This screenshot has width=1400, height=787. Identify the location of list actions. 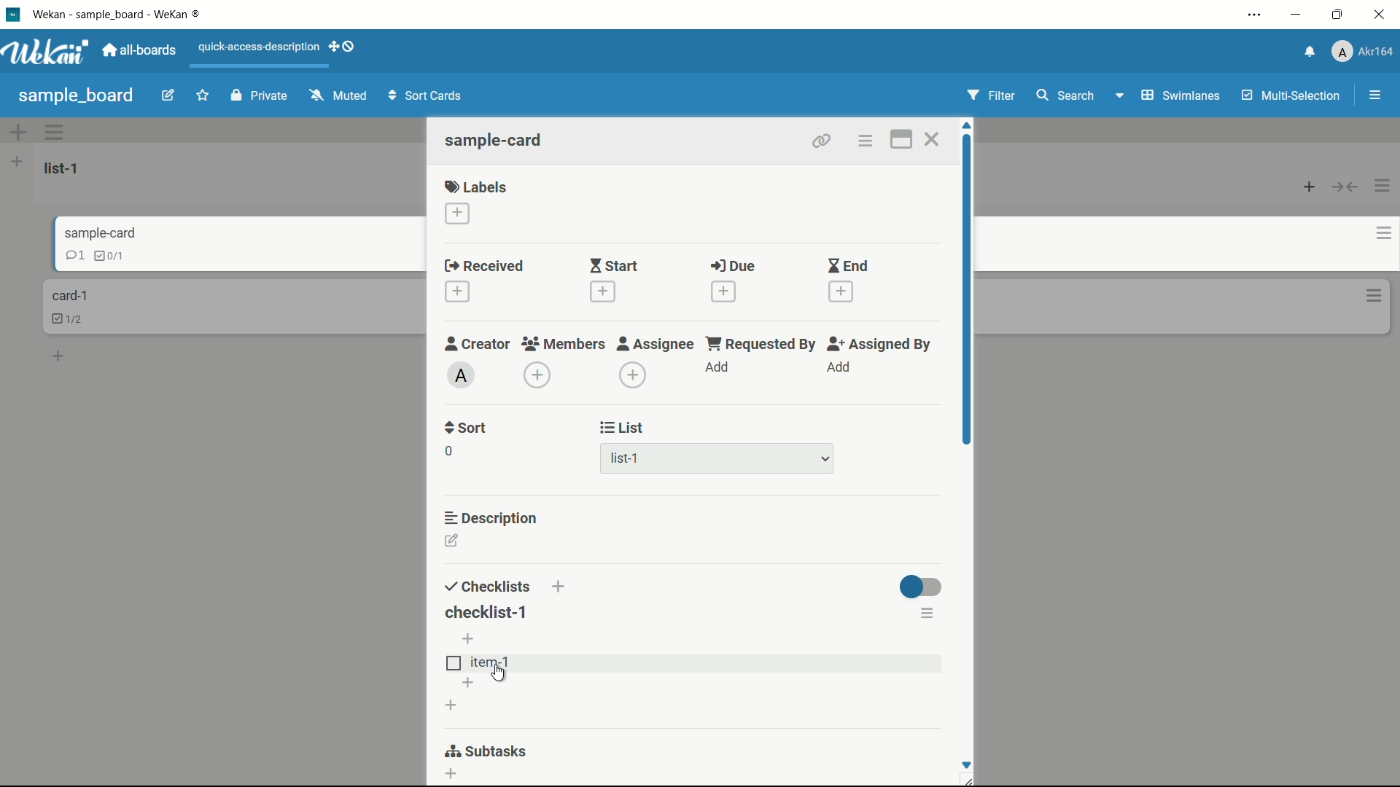
(1383, 186).